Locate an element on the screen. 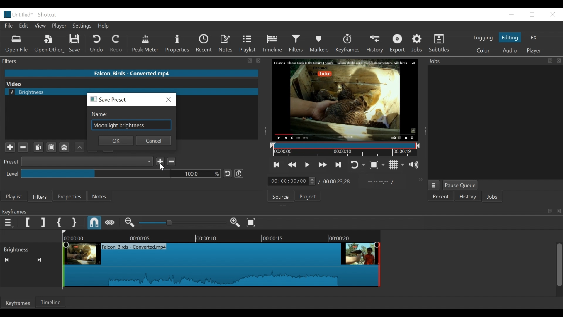 The height and width of the screenshot is (317, 563). Jobs is located at coordinates (493, 198).